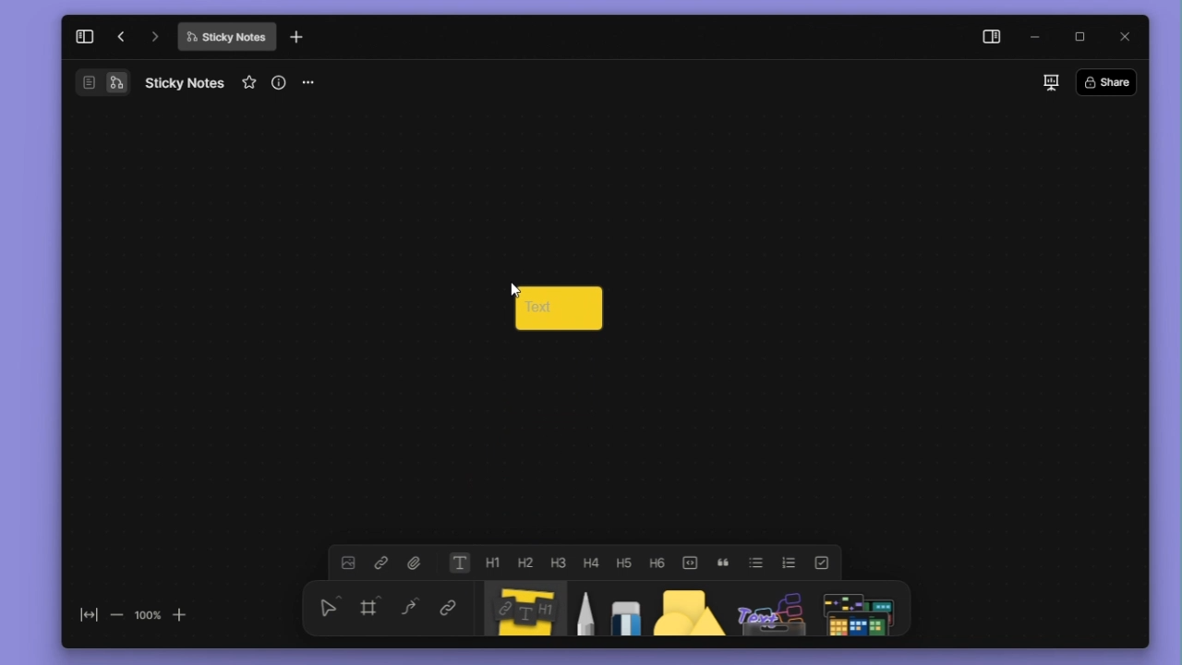 This screenshot has height=665, width=1182. I want to click on link, so click(453, 608).